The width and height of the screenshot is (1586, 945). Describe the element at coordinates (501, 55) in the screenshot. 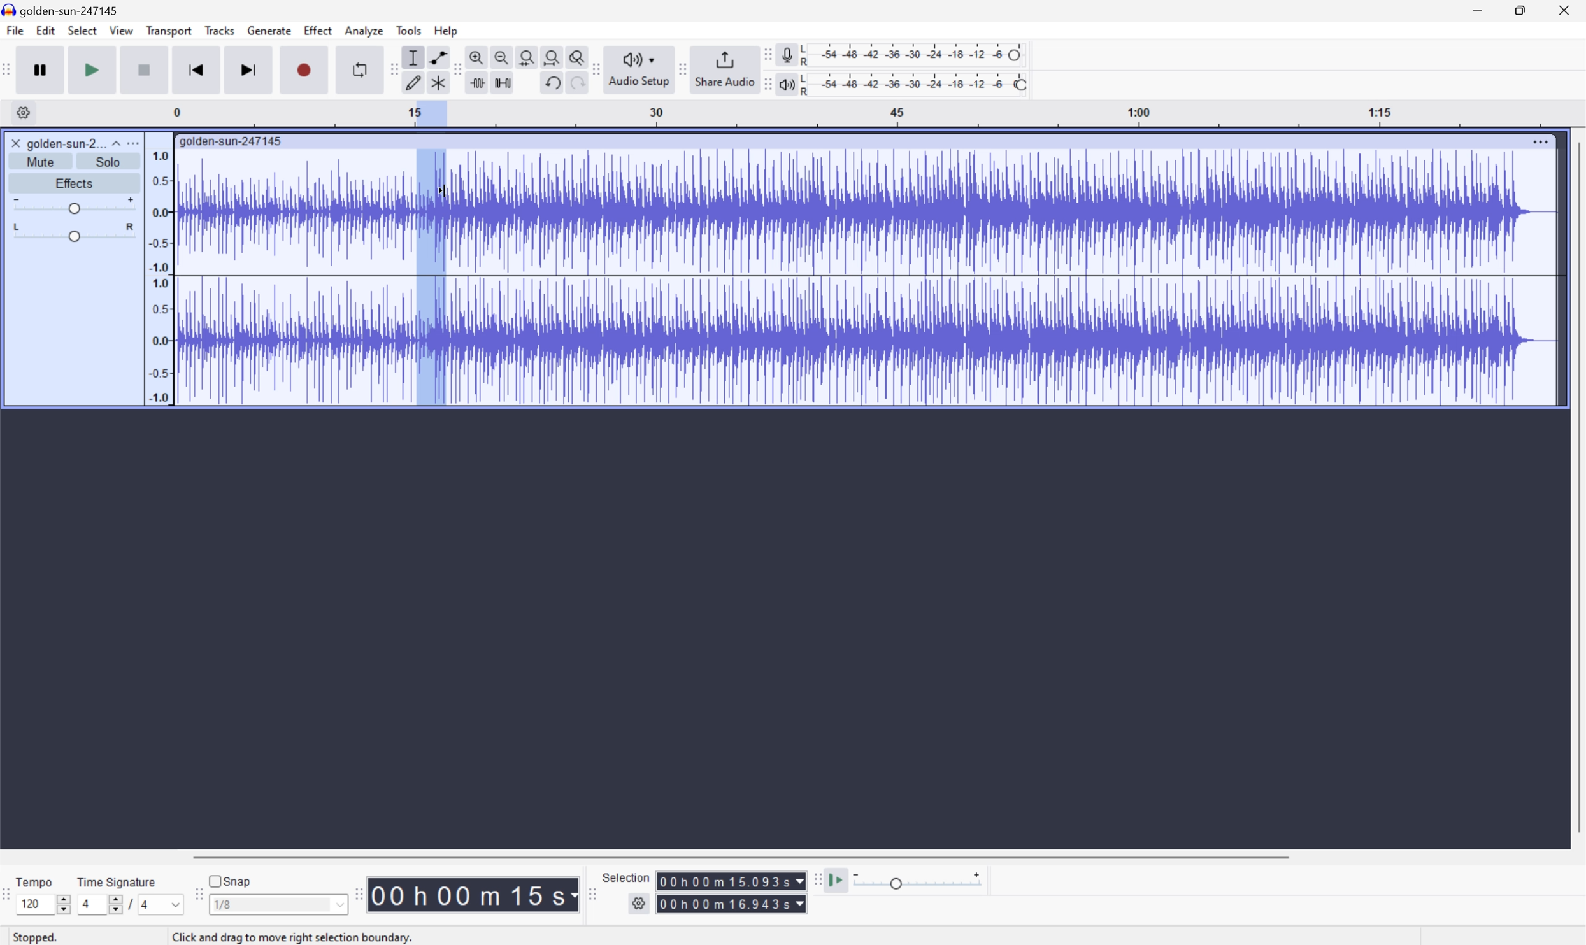

I see `Zoom out` at that location.